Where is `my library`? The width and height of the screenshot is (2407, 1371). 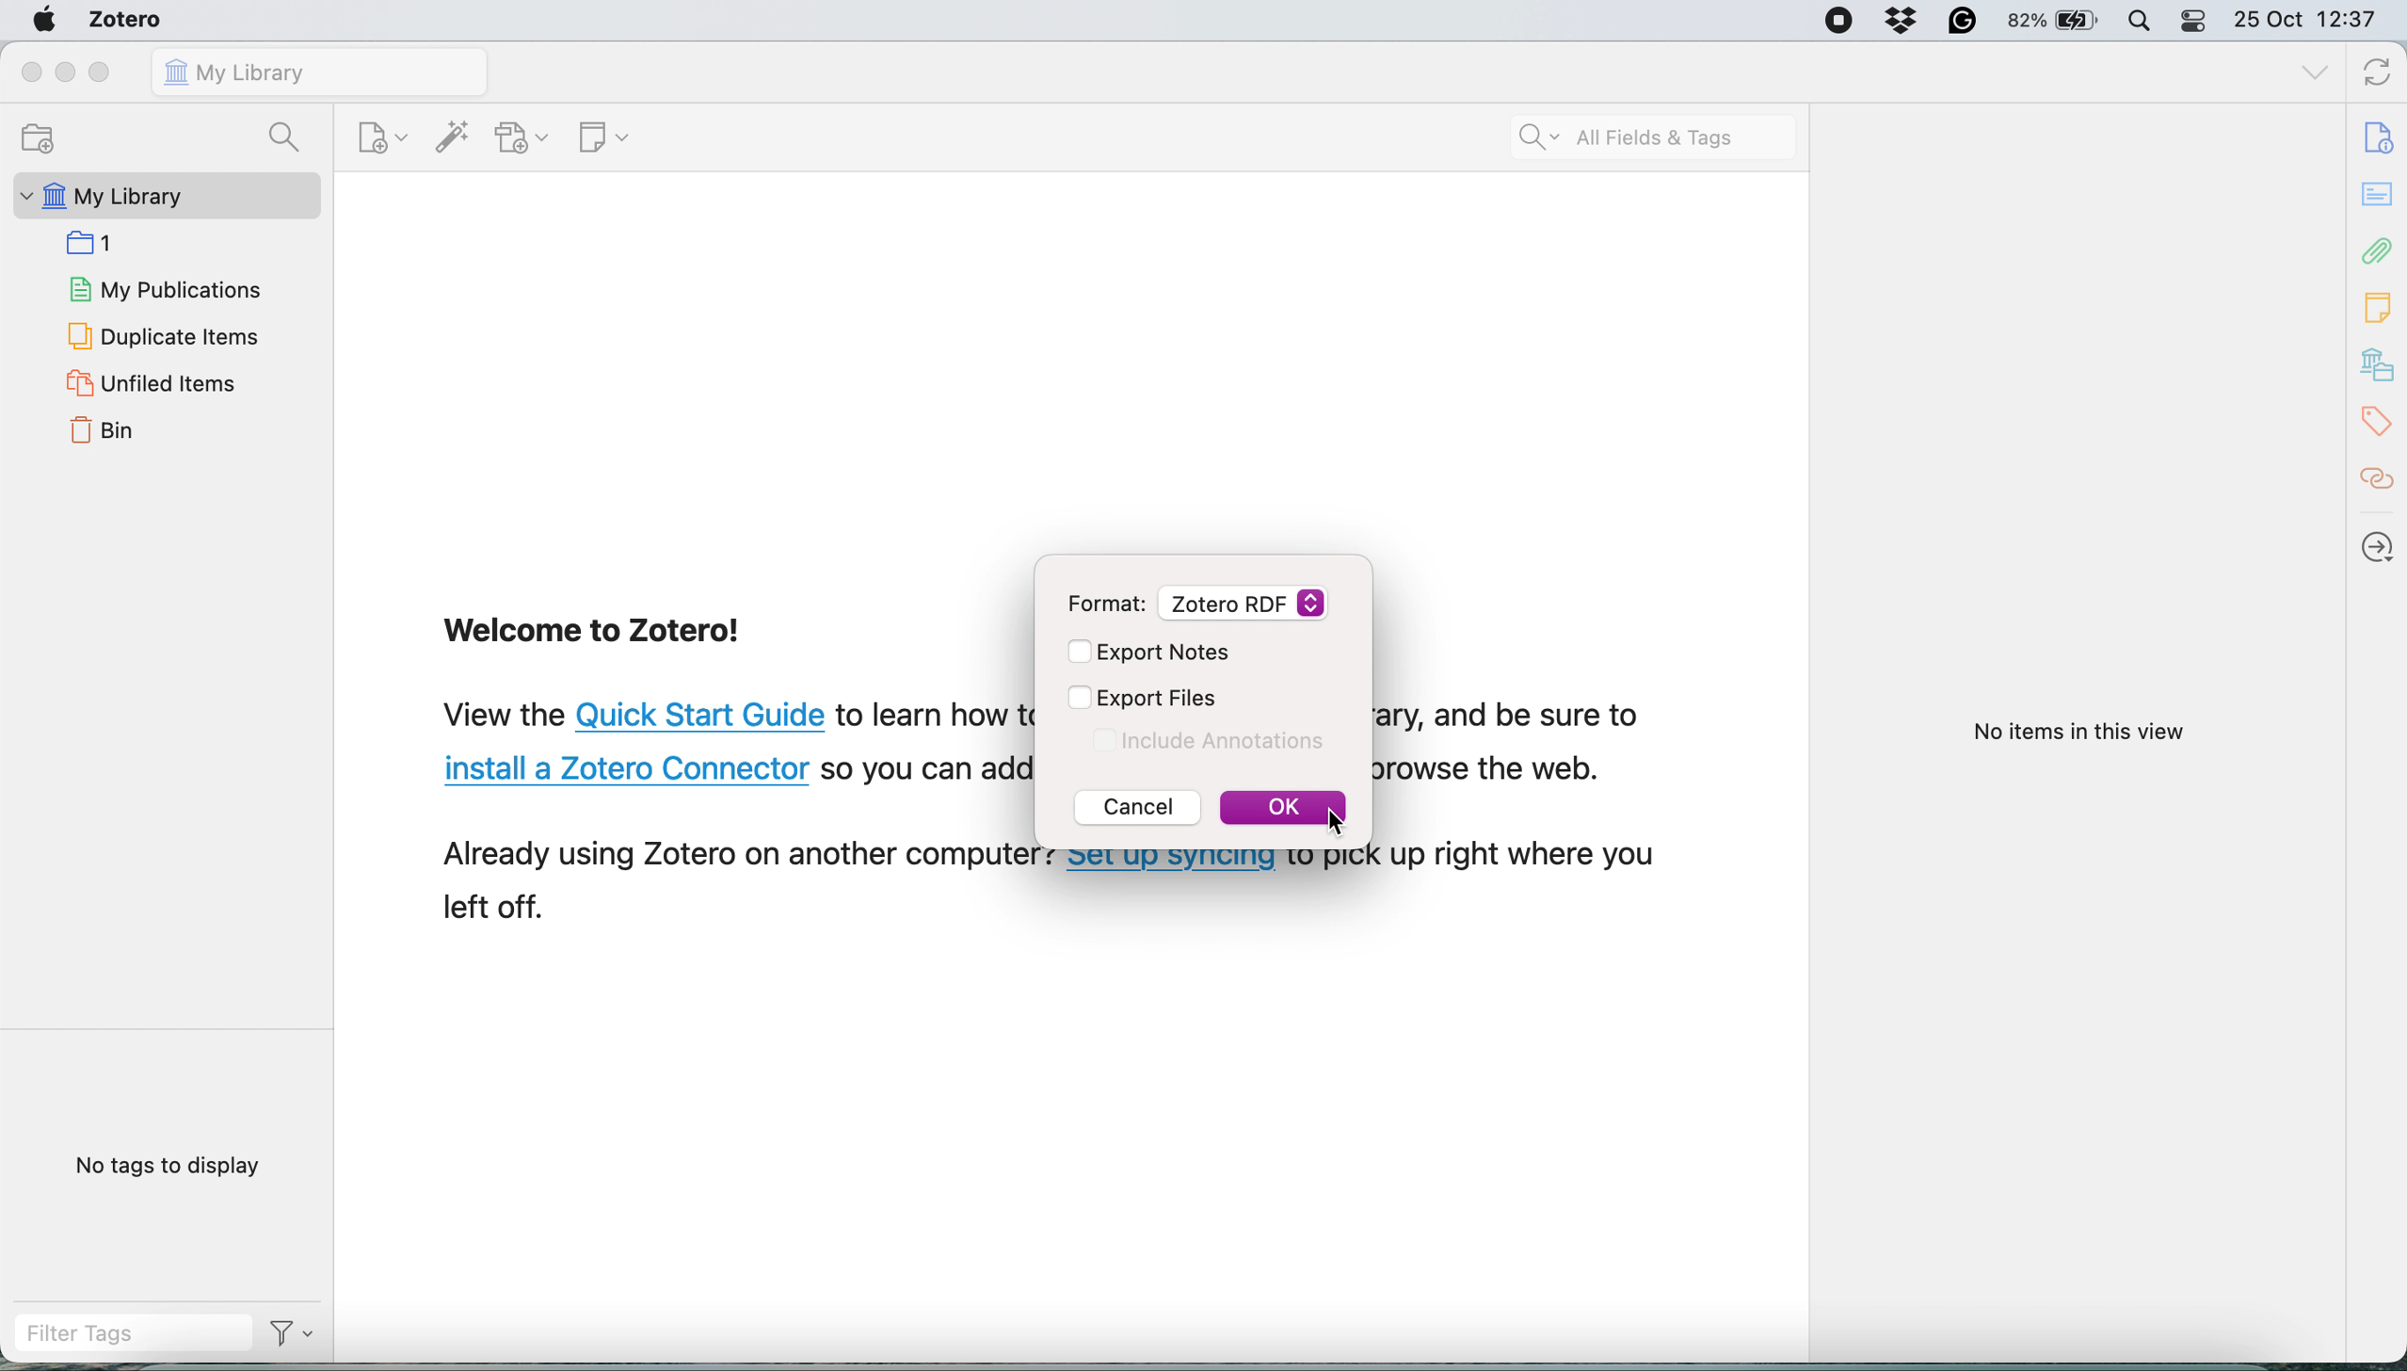
my library is located at coordinates (104, 197).